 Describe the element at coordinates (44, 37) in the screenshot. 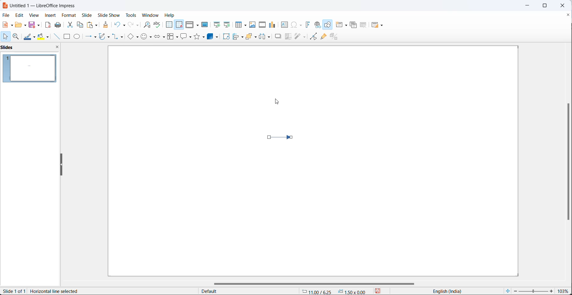

I see `fill color` at that location.